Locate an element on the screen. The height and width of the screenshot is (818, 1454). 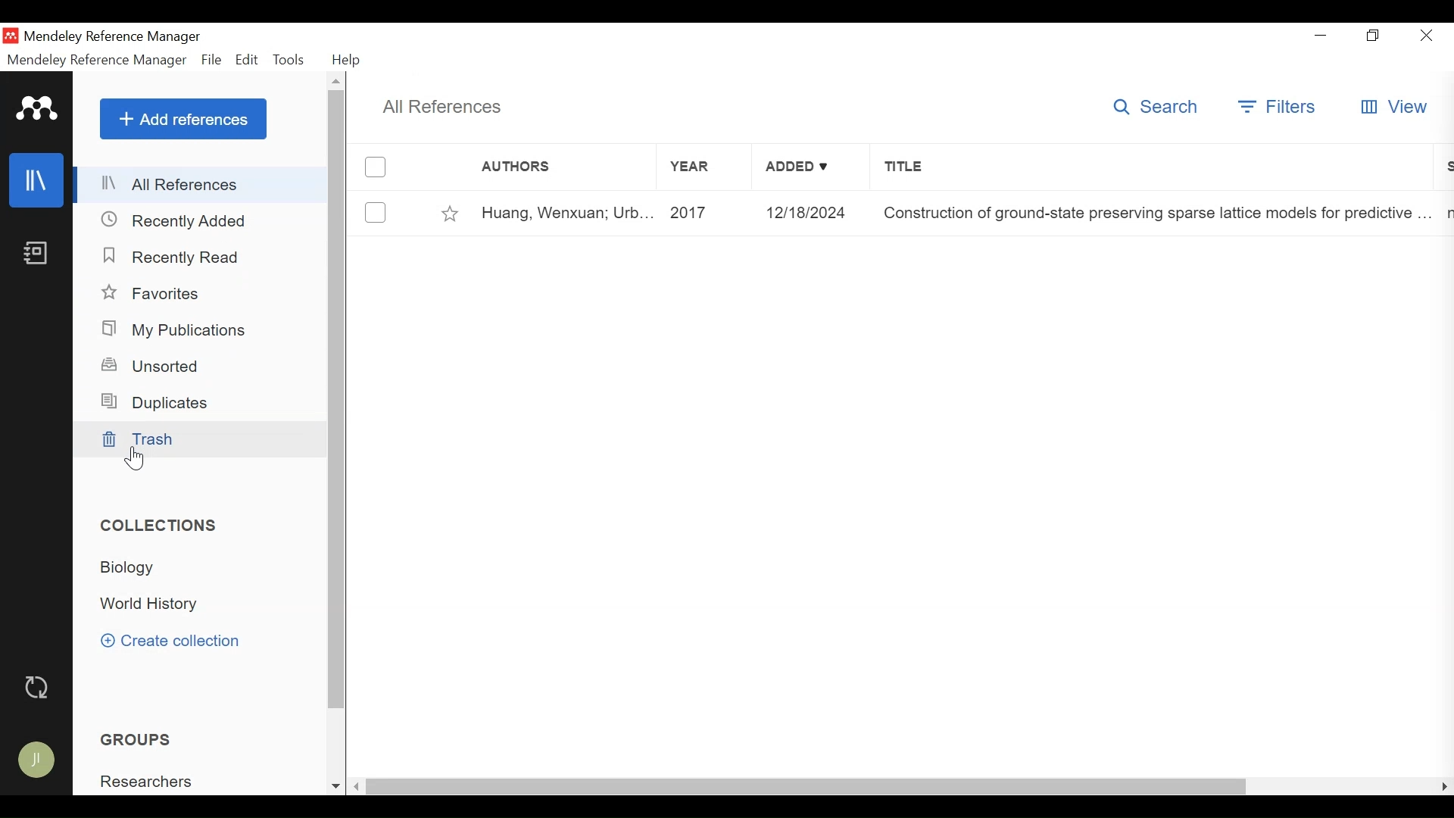
Close is located at coordinates (1427, 36).